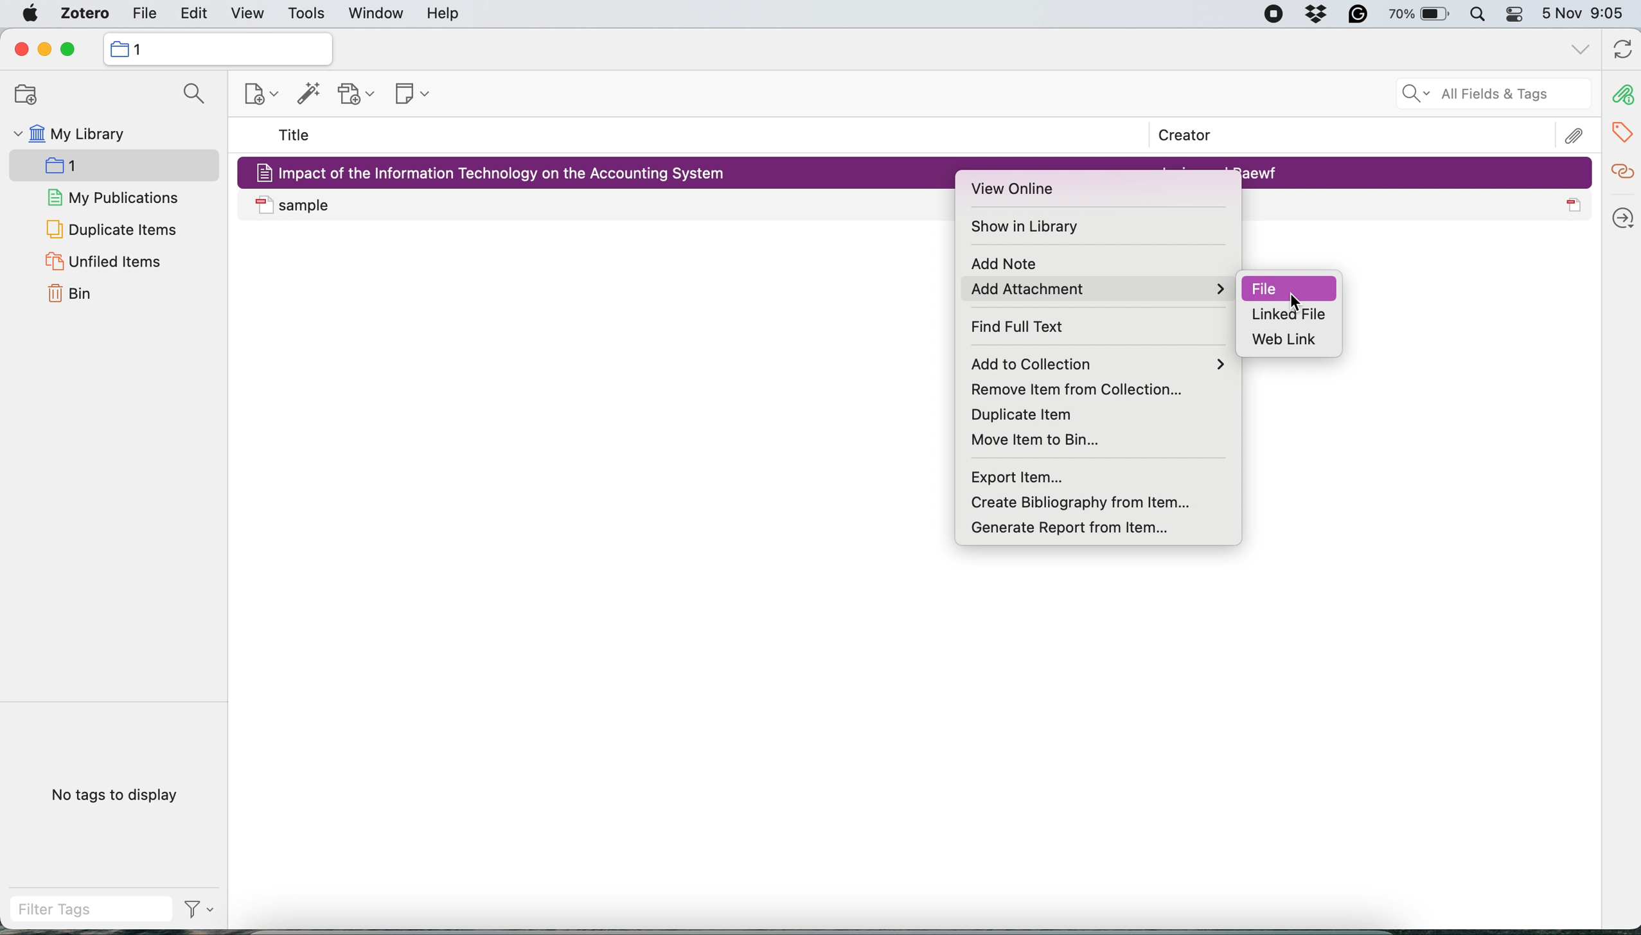 The height and width of the screenshot is (935, 1641). Describe the element at coordinates (1264, 15) in the screenshot. I see `screen recorder` at that location.